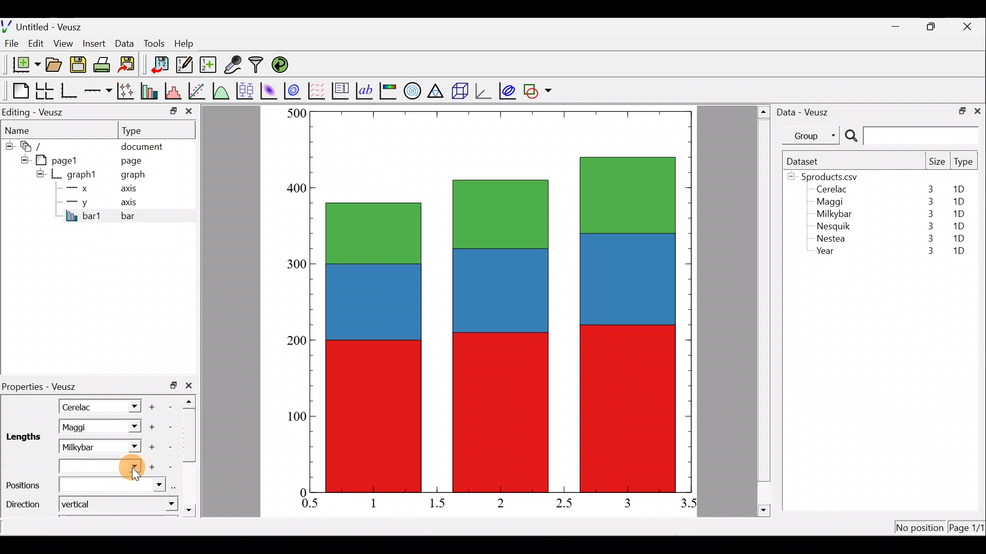 The height and width of the screenshot is (554, 986). What do you see at coordinates (958, 202) in the screenshot?
I see `1D` at bounding box center [958, 202].